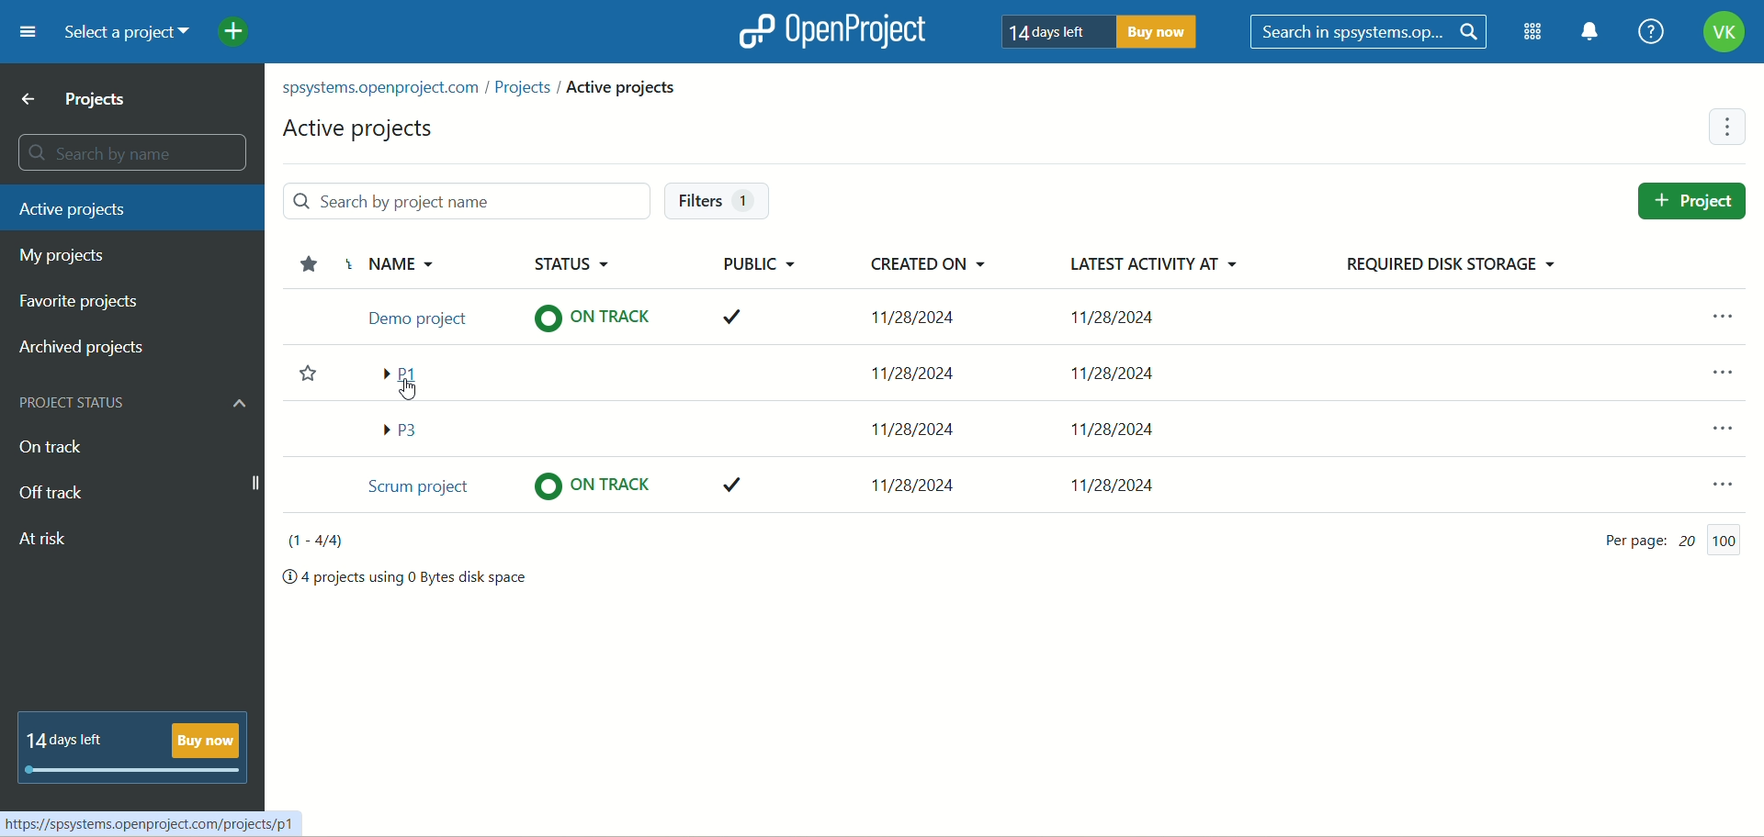 This screenshot has height=837, width=1764. Describe the element at coordinates (909, 270) in the screenshot. I see `created on` at that location.